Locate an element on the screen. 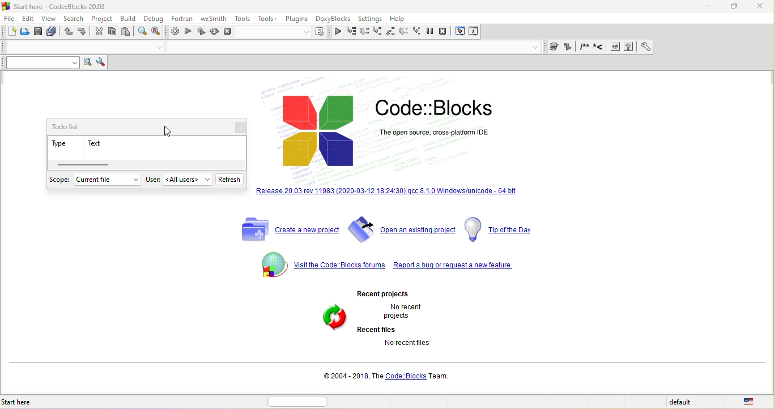 Image resolution: width=774 pixels, height=409 pixels. next line is located at coordinates (364, 31).